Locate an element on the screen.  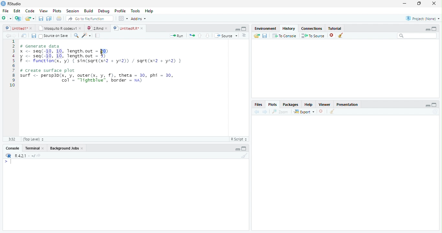
Build is located at coordinates (88, 11).